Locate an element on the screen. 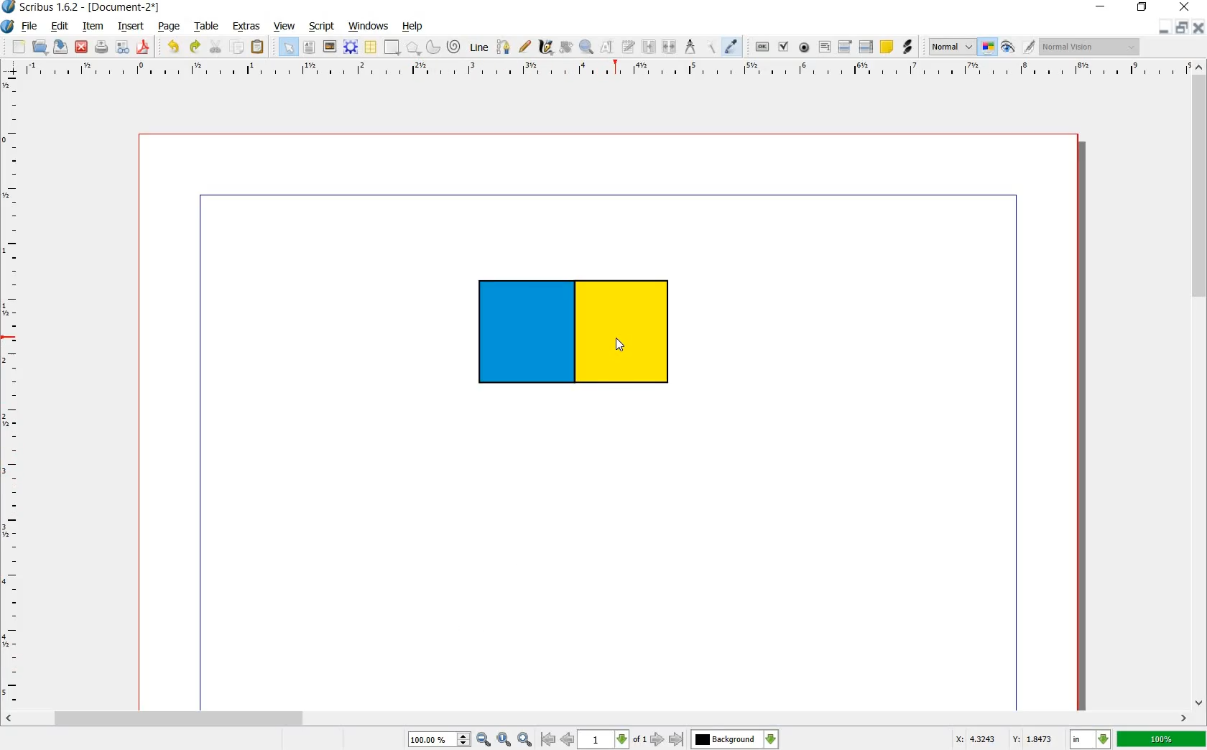 The image size is (1207, 750). measurement is located at coordinates (691, 47).